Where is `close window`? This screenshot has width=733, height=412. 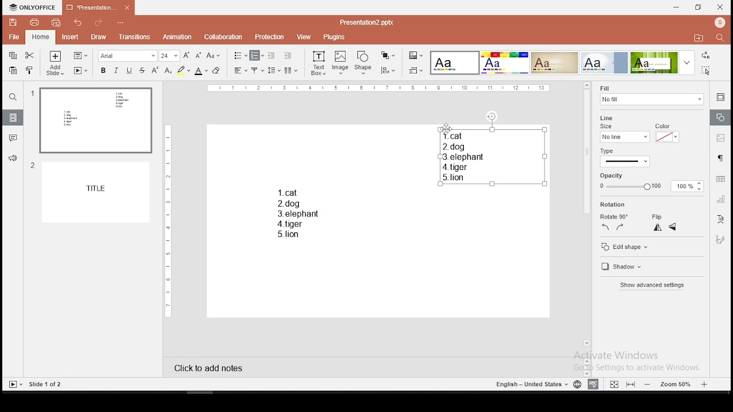 close window is located at coordinates (720, 7).